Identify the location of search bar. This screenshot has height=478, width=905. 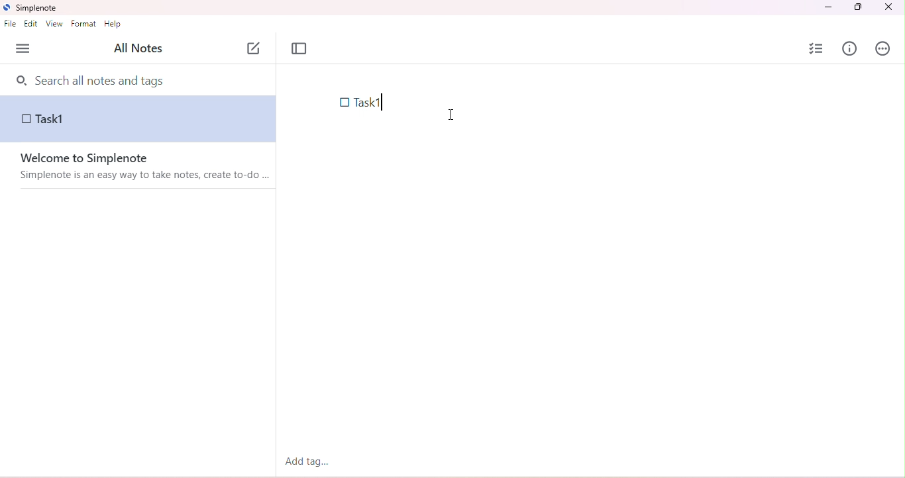
(140, 79).